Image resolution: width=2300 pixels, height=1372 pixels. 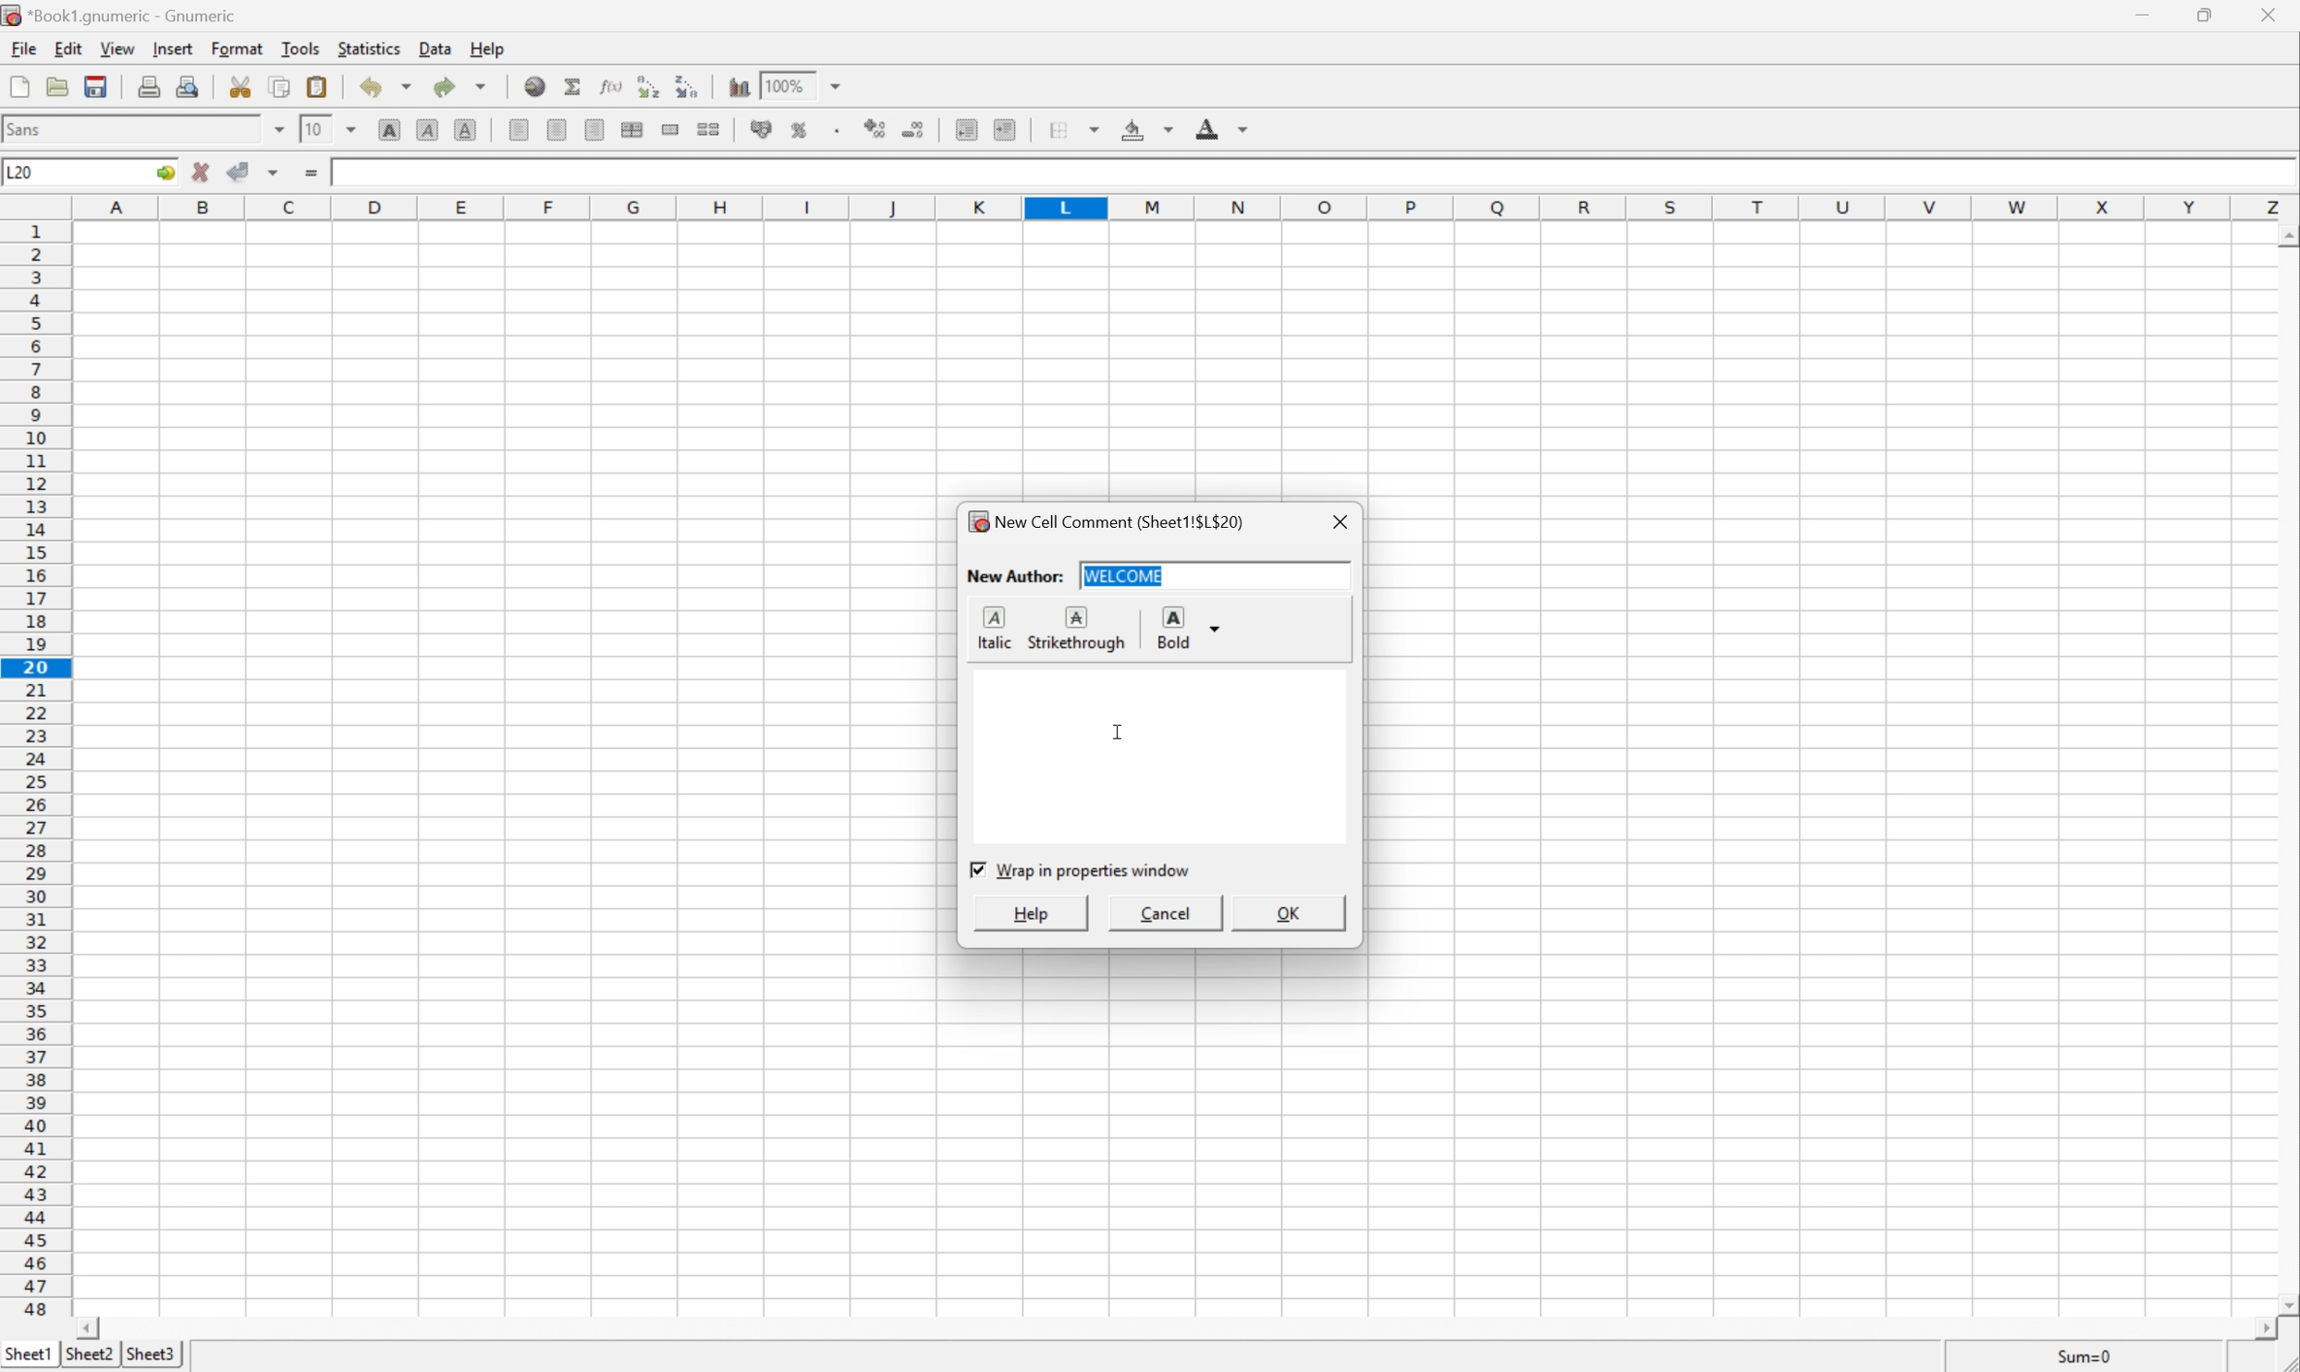 What do you see at coordinates (34, 769) in the screenshot?
I see `Row numbers` at bounding box center [34, 769].